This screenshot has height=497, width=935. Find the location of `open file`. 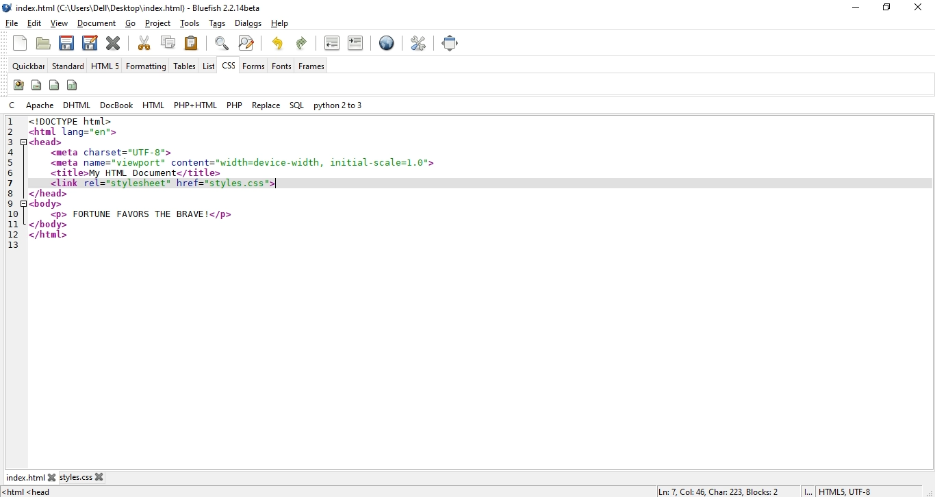

open file is located at coordinates (42, 44).